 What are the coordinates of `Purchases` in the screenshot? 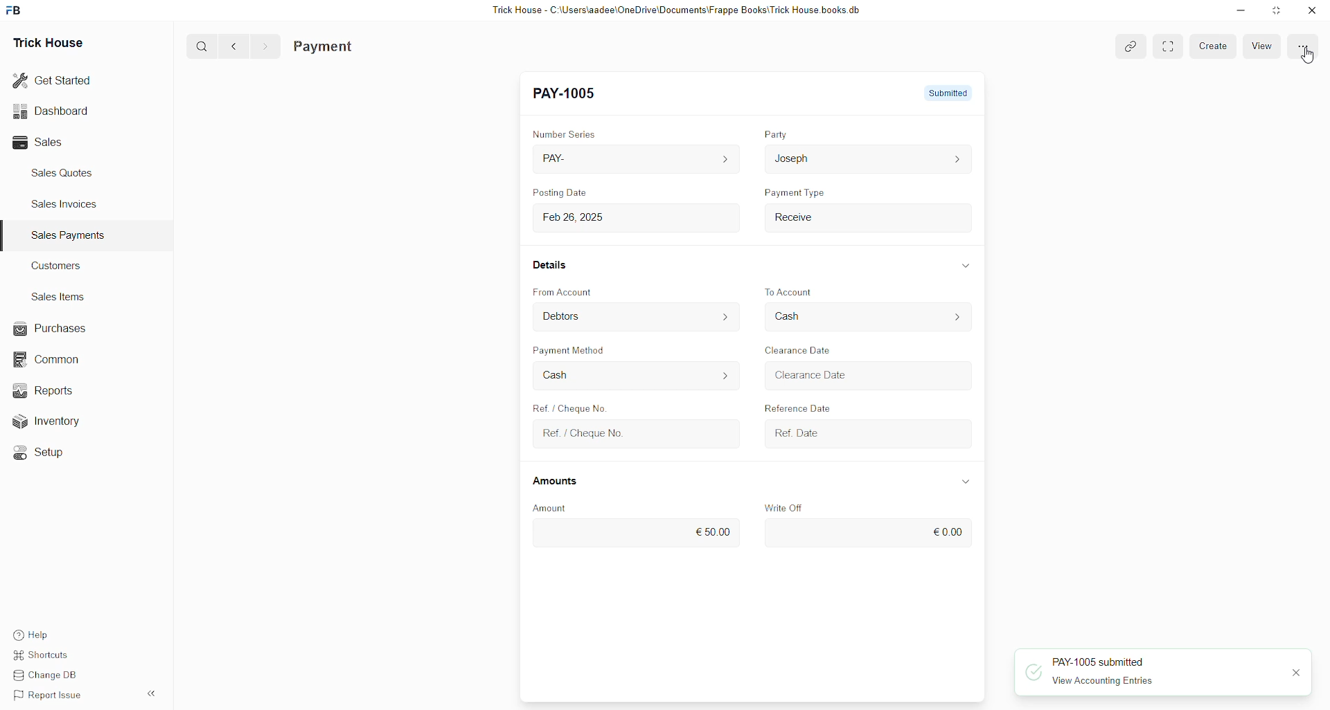 It's located at (53, 329).